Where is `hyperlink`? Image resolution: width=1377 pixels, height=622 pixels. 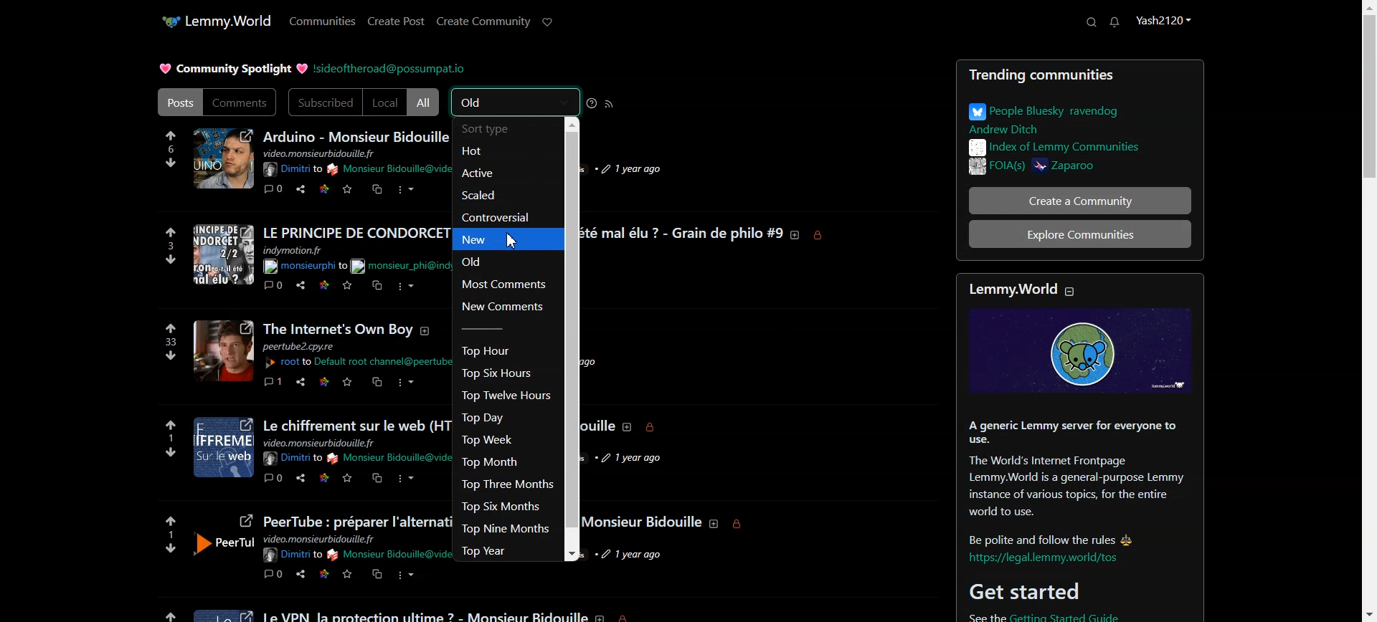
hyperlink is located at coordinates (1048, 559).